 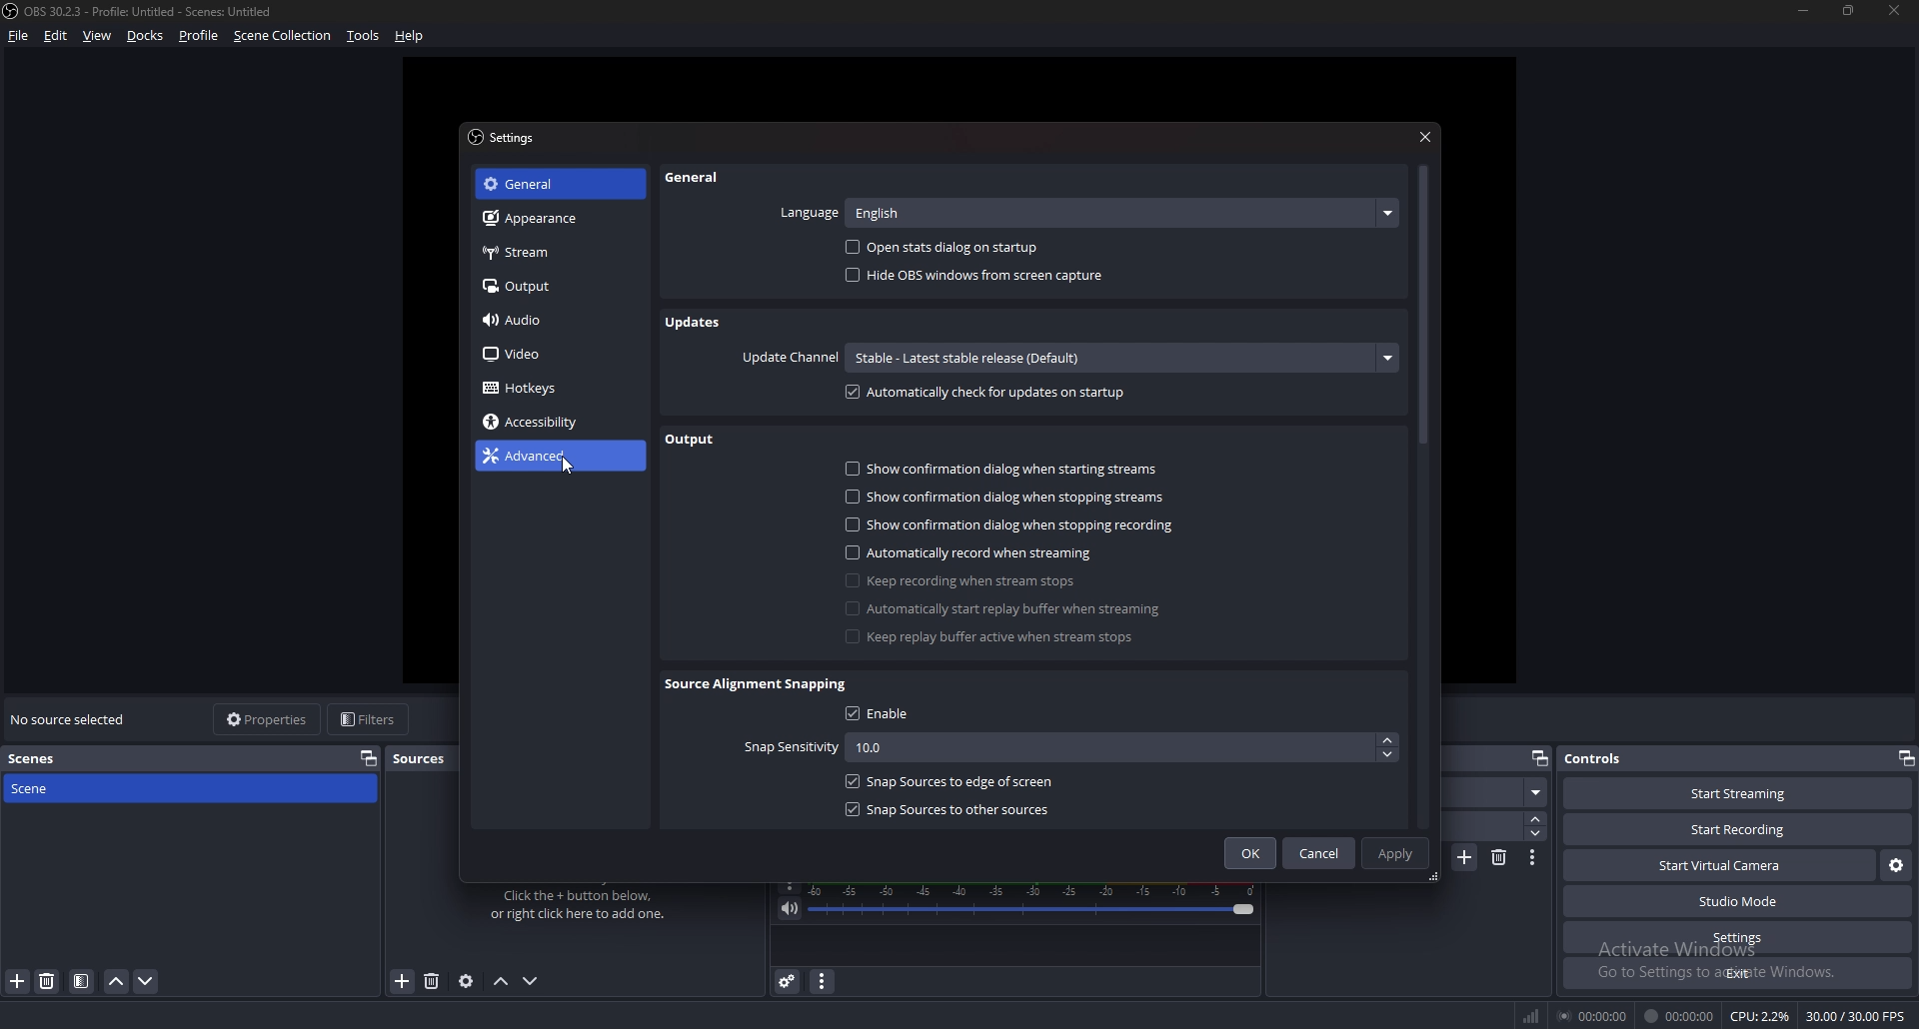 What do you see at coordinates (202, 36) in the screenshot?
I see `profile` at bounding box center [202, 36].